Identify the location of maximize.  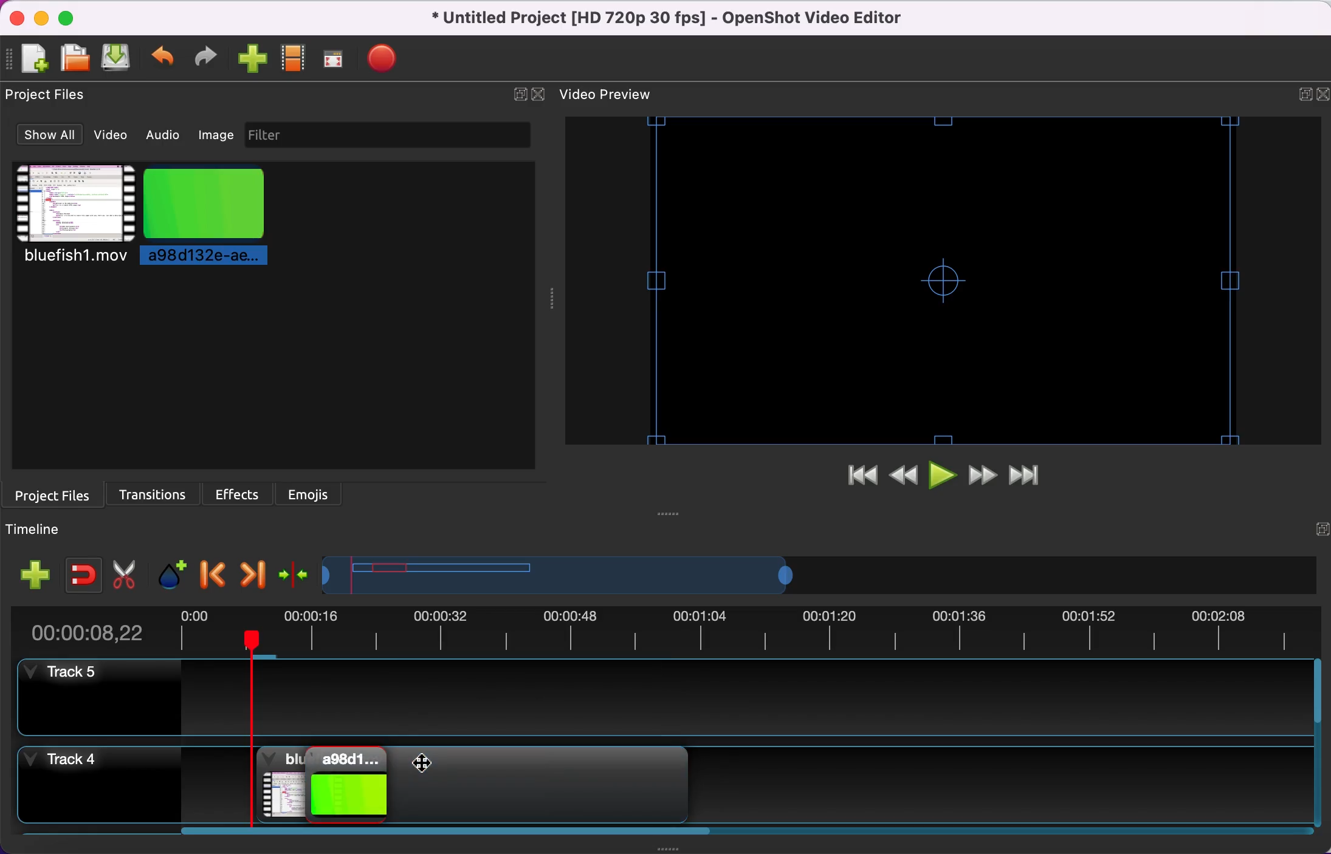
(72, 17).